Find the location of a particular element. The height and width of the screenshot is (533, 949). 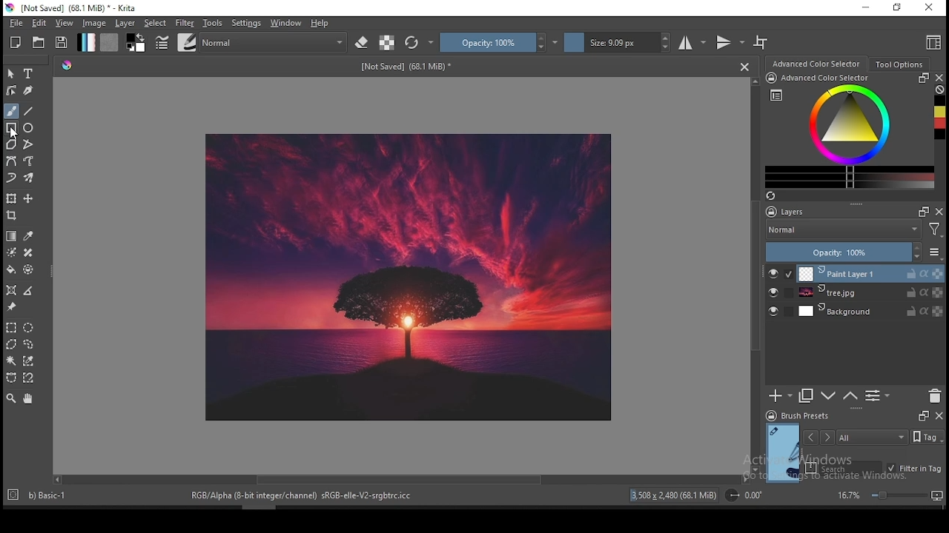

pan tool is located at coordinates (27, 400).